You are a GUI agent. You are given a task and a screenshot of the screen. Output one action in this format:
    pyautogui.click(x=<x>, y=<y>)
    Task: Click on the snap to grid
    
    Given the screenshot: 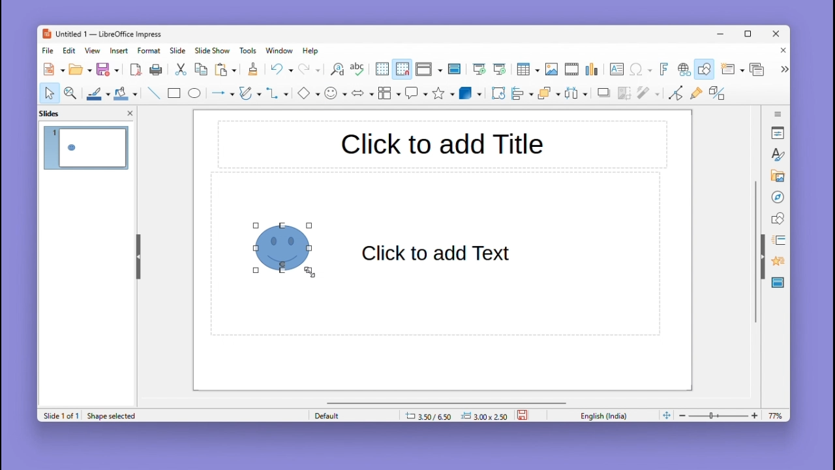 What is the action you would take?
    pyautogui.click(x=402, y=69)
    